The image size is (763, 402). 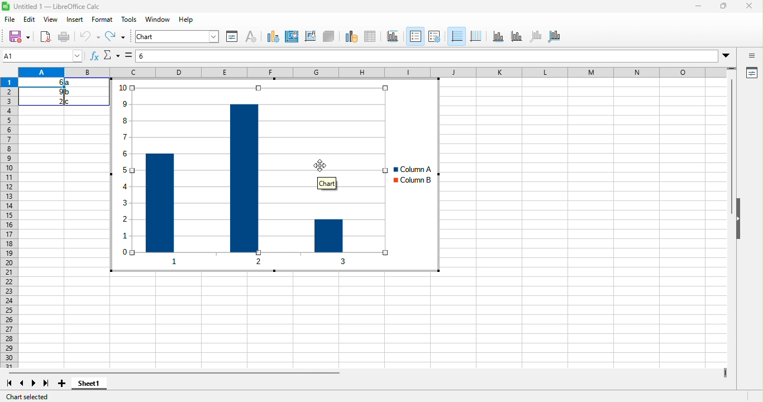 What do you see at coordinates (742, 232) in the screenshot?
I see `hide` at bounding box center [742, 232].